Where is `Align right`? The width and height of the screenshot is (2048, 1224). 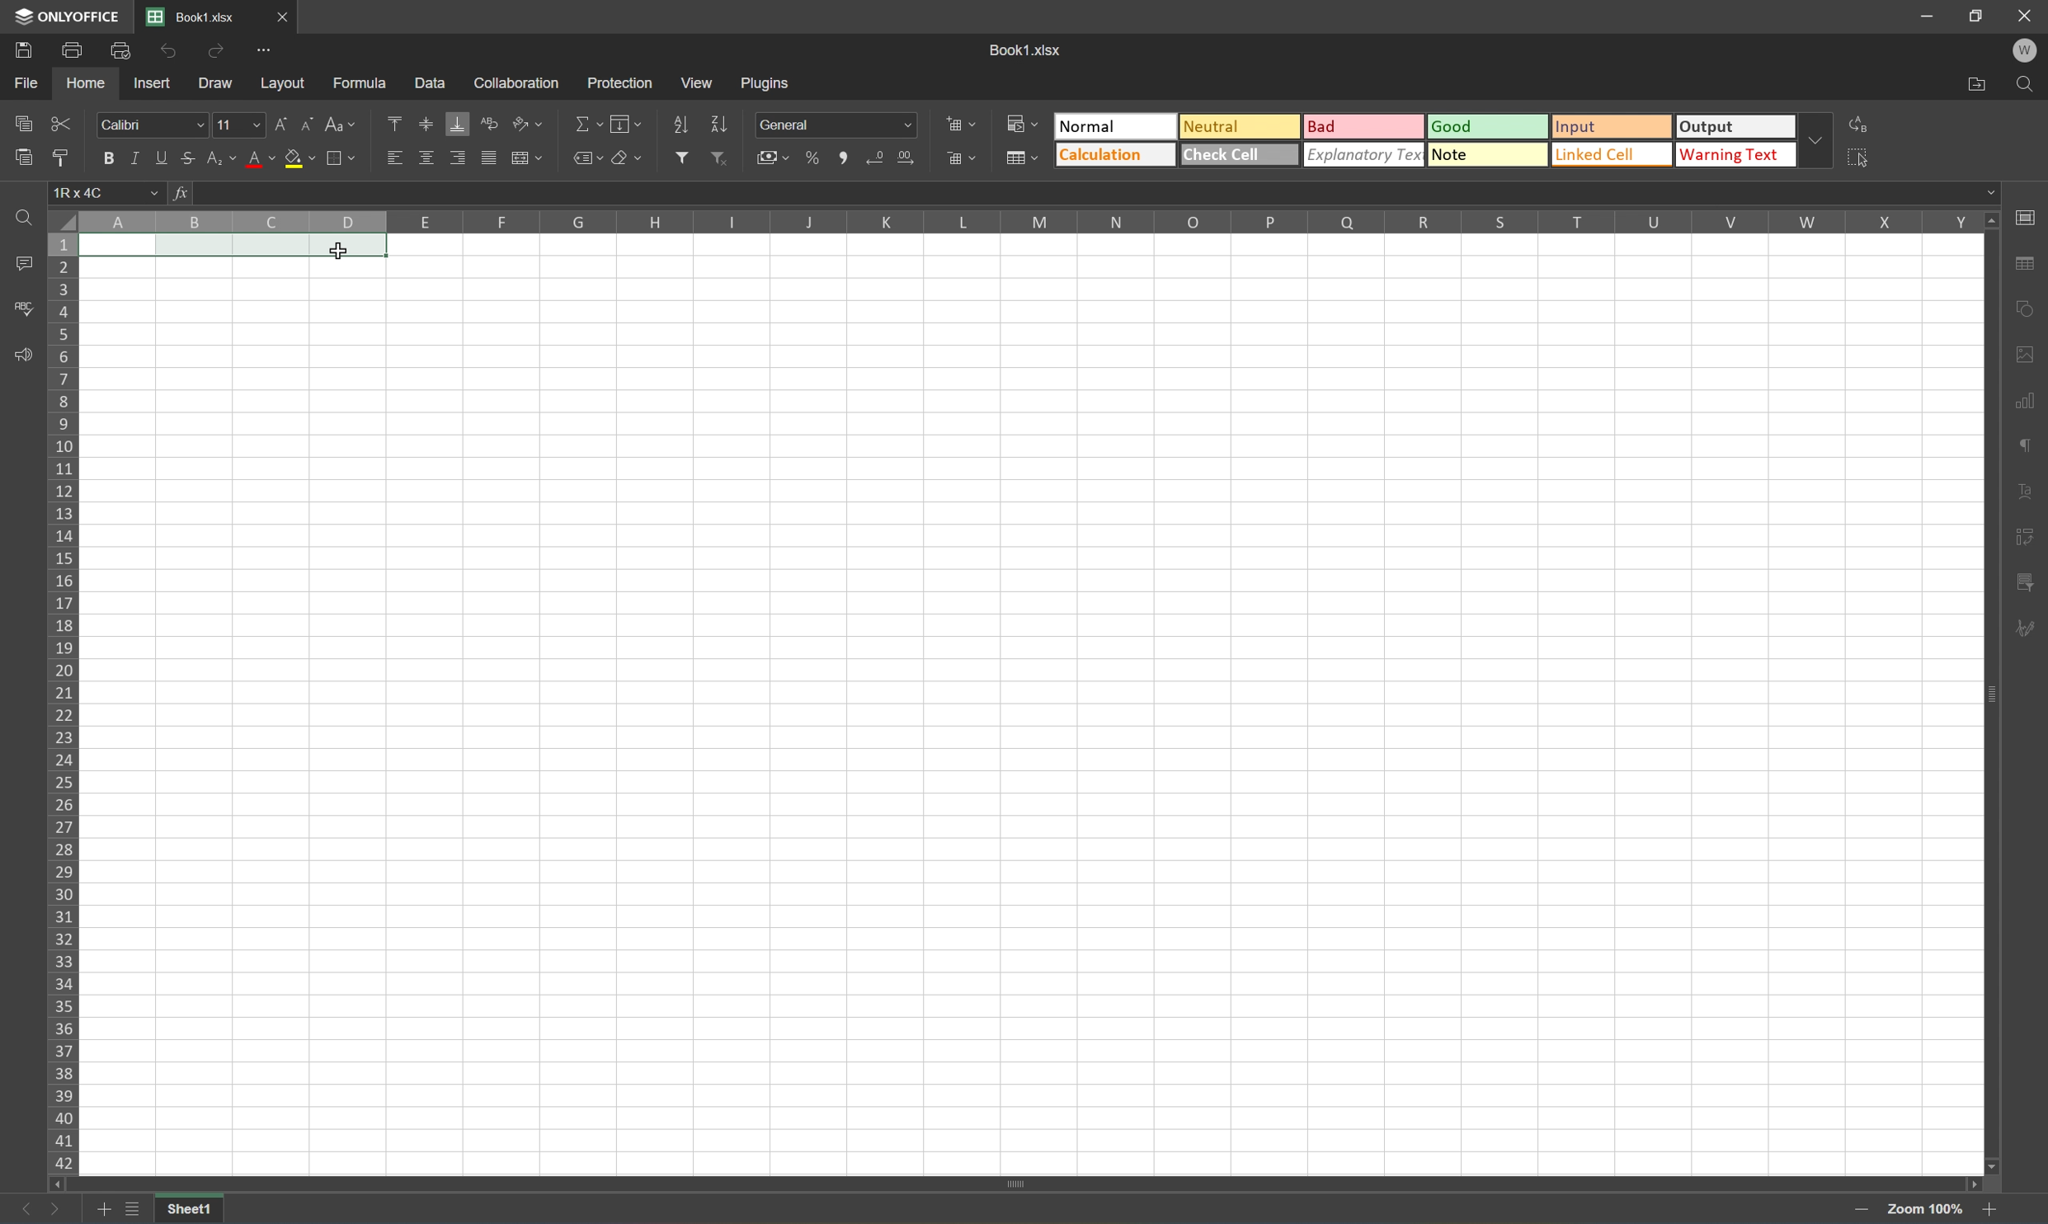 Align right is located at coordinates (457, 160).